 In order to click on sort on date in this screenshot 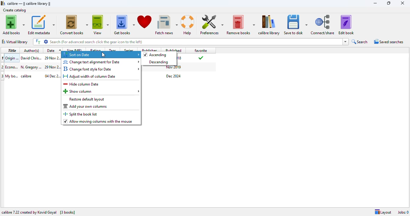, I will do `click(101, 55)`.